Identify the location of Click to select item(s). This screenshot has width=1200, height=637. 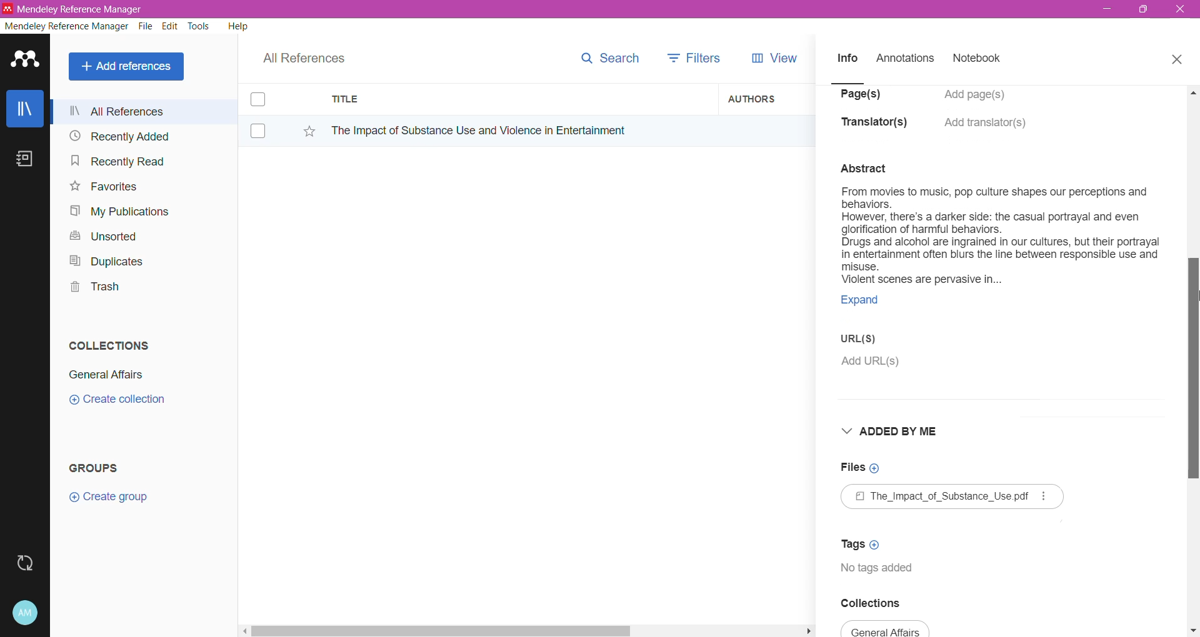
(264, 114).